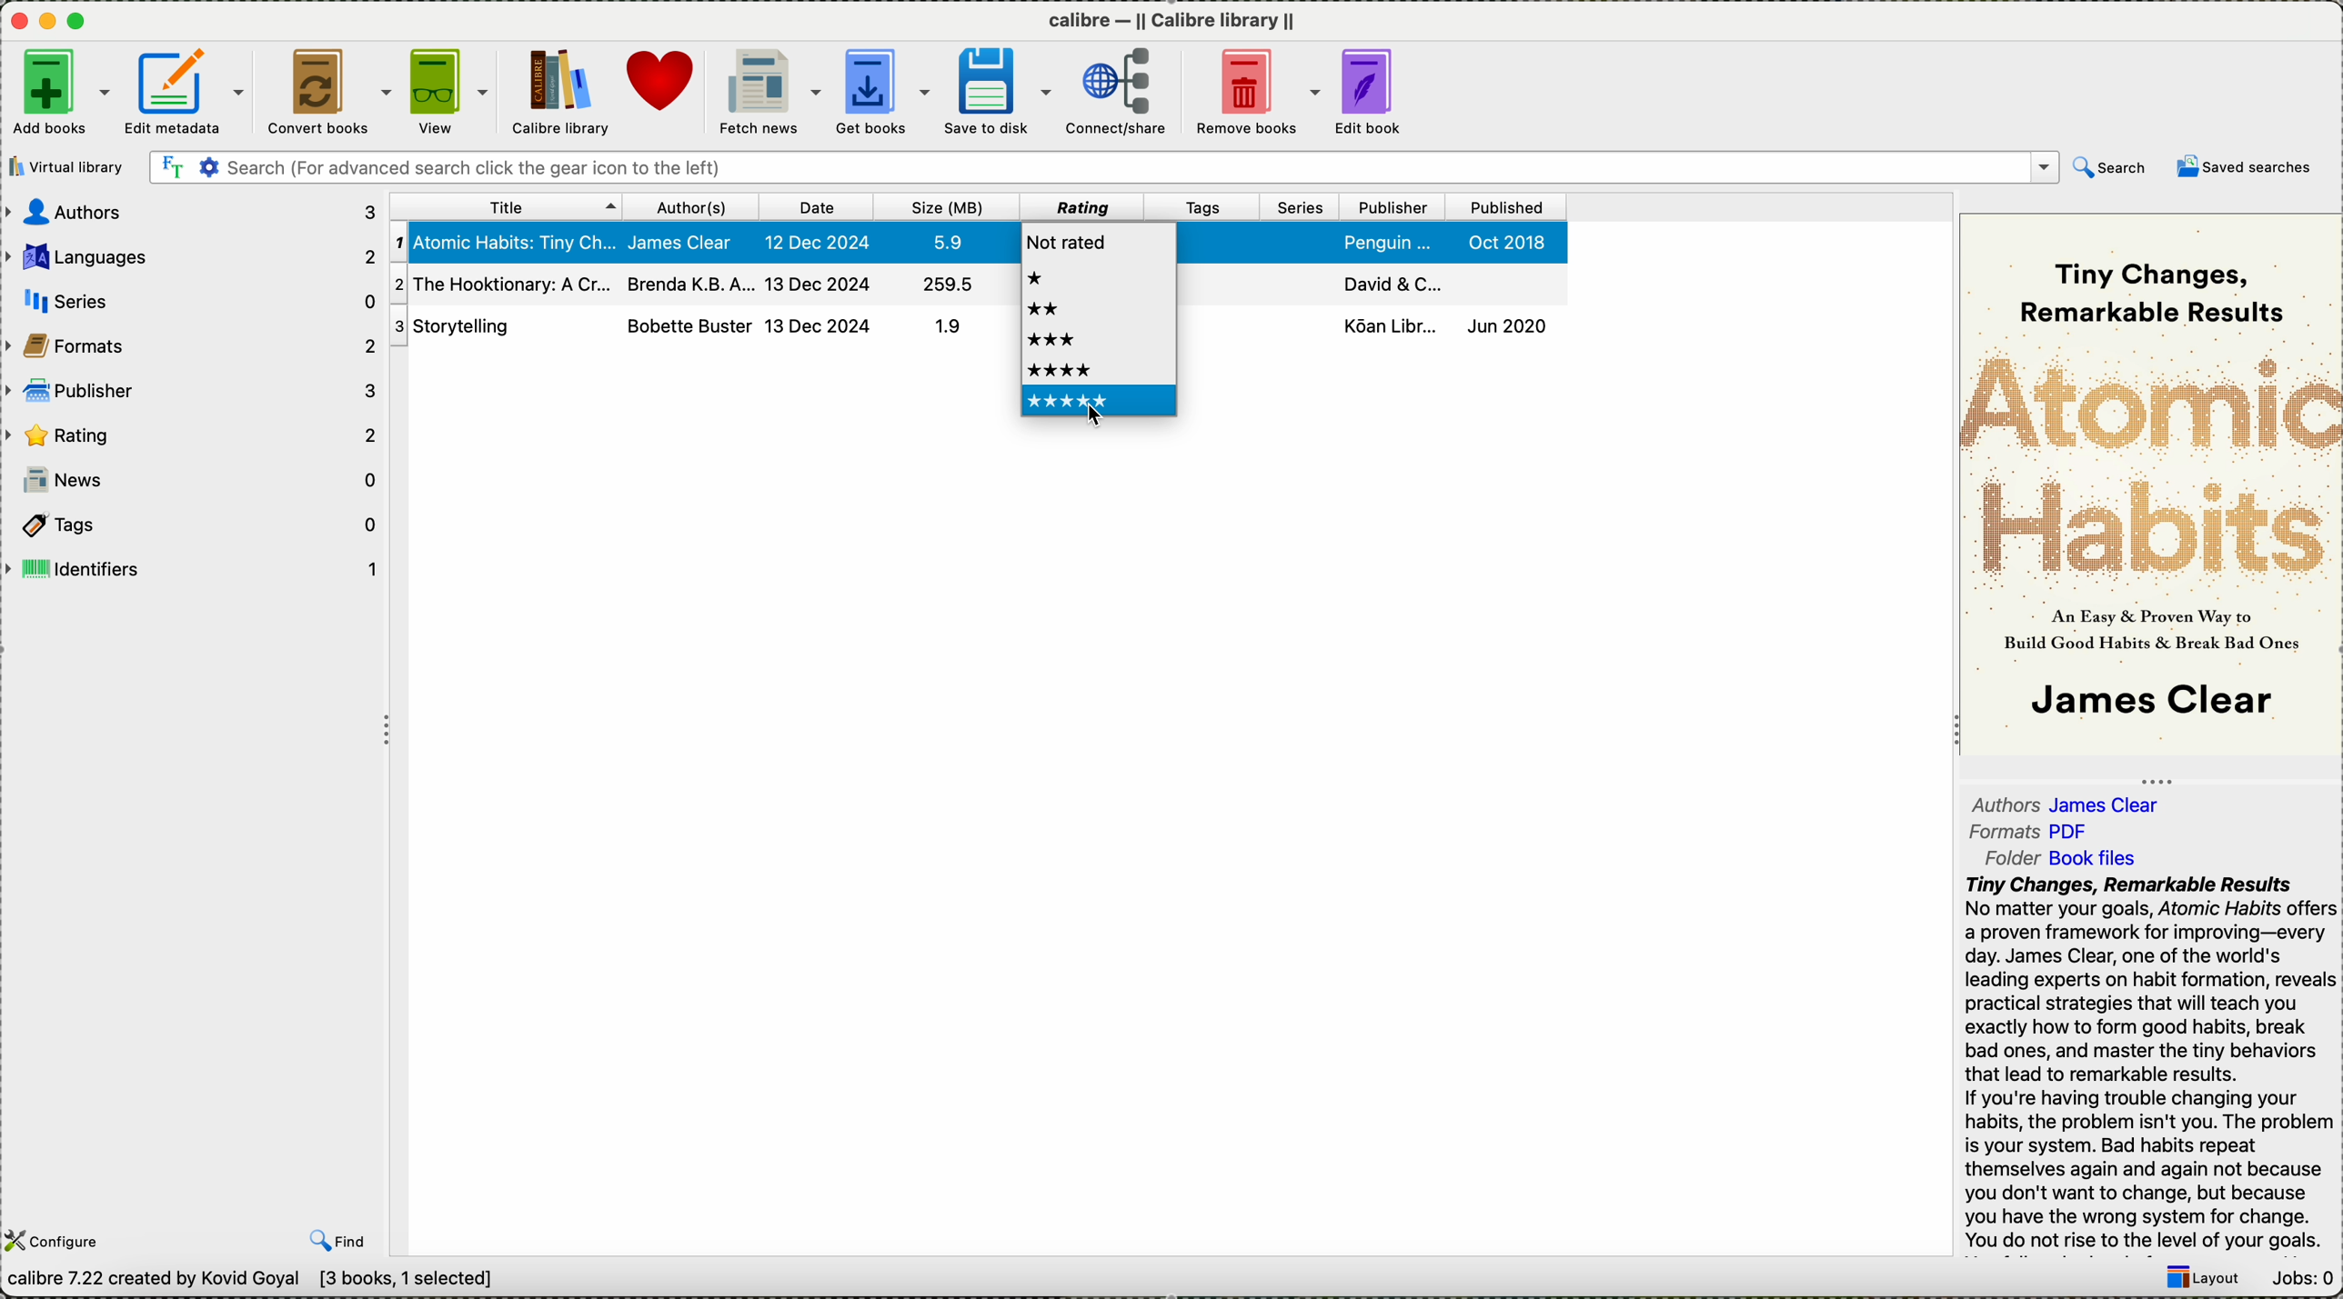 This screenshot has width=2343, height=1299. Describe the element at coordinates (1176, 21) in the screenshot. I see `Calibre-|| cailiber library ||` at that location.